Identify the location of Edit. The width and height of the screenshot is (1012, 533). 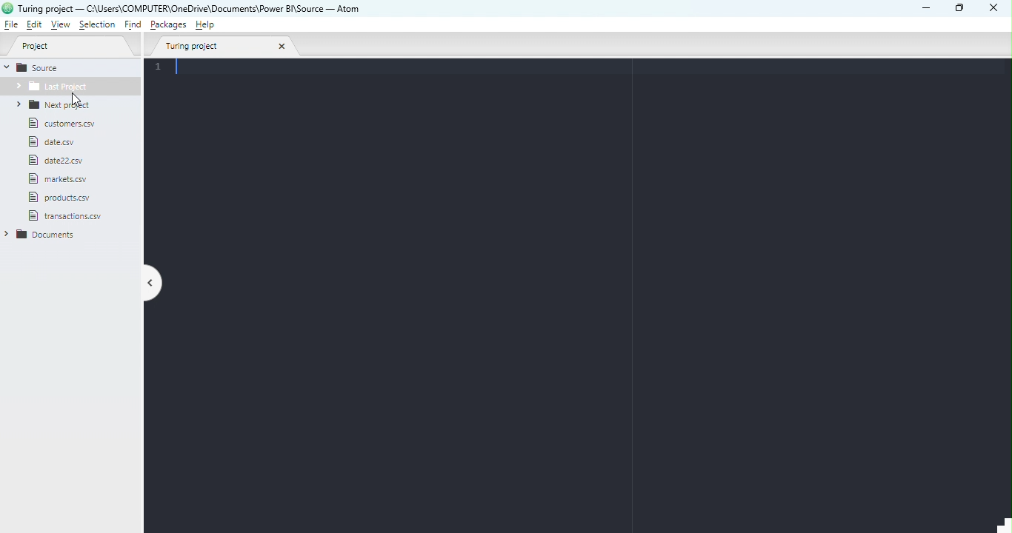
(35, 25).